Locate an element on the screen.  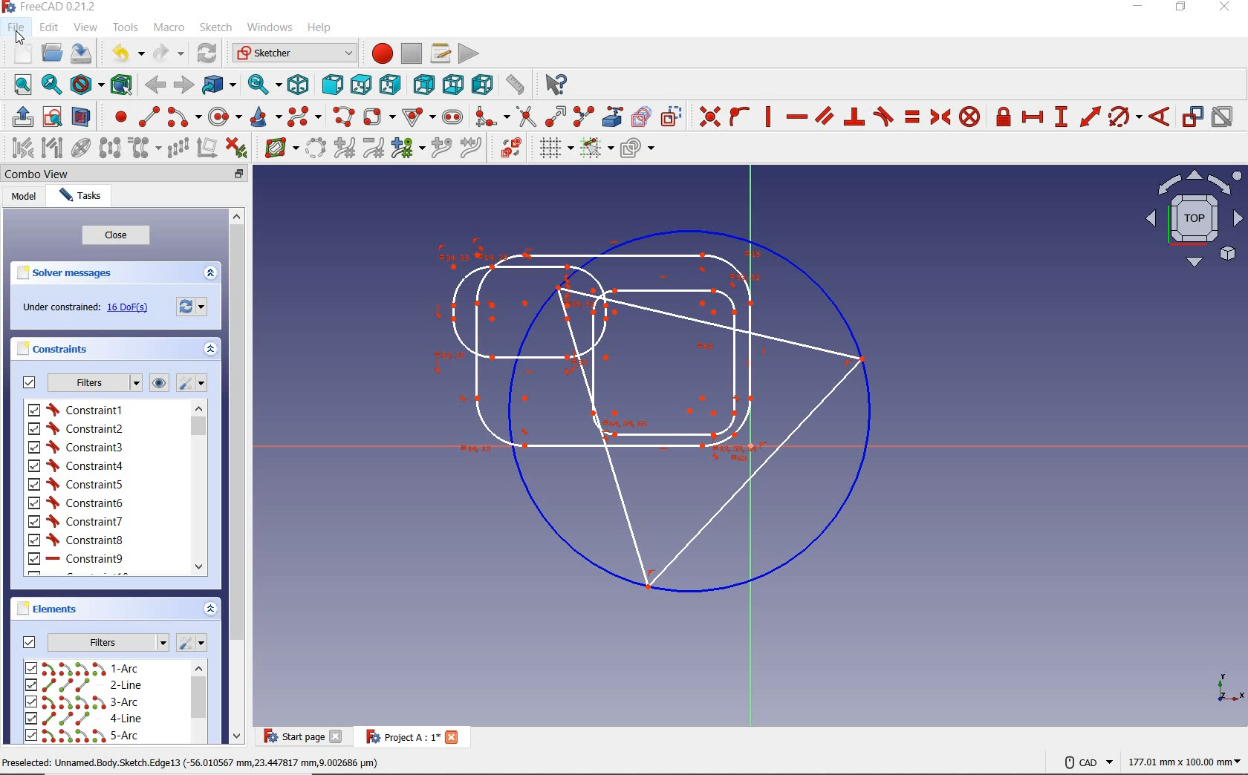
what's this? is located at coordinates (556, 85).